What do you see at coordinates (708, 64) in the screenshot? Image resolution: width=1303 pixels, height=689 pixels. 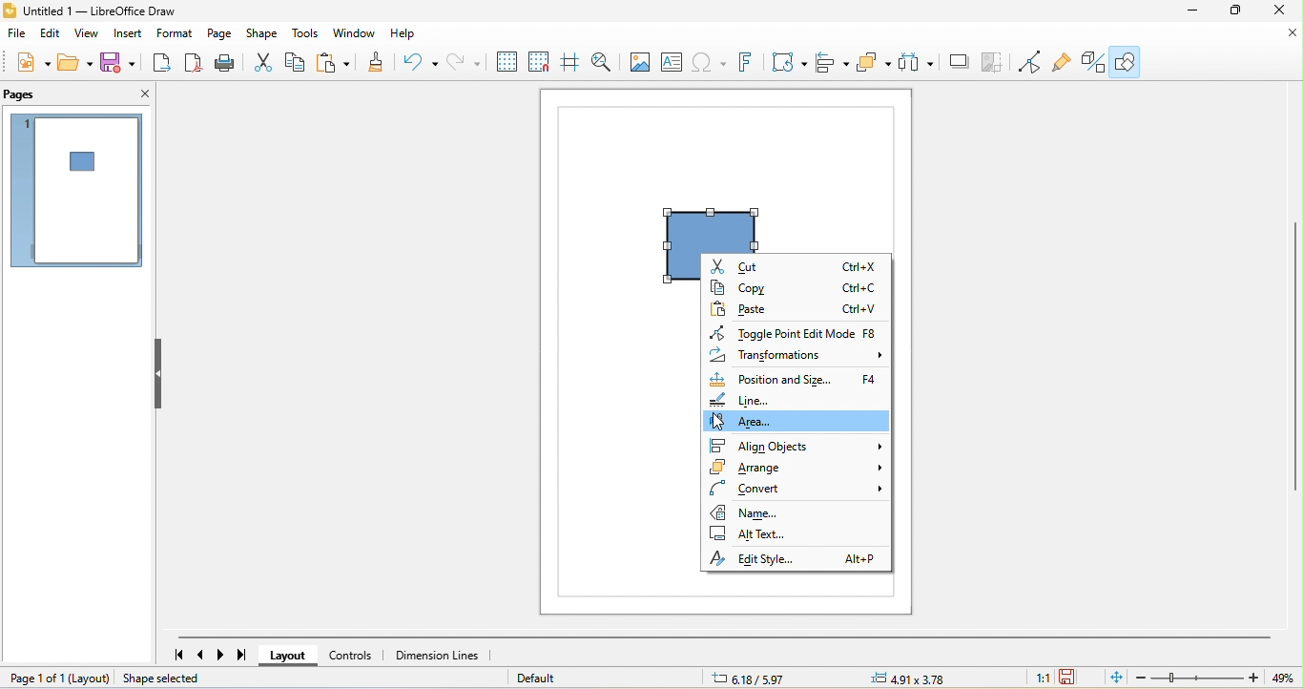 I see `special character` at bounding box center [708, 64].